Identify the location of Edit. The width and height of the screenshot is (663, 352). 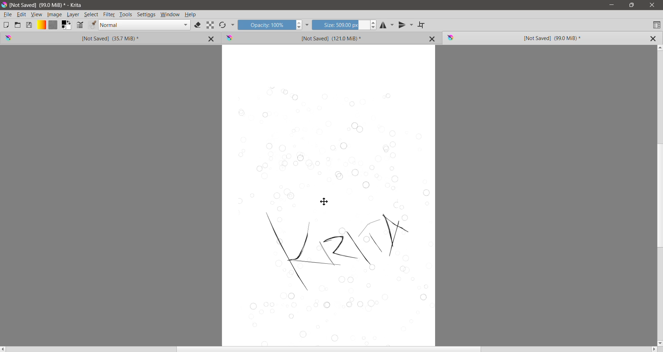
(22, 15).